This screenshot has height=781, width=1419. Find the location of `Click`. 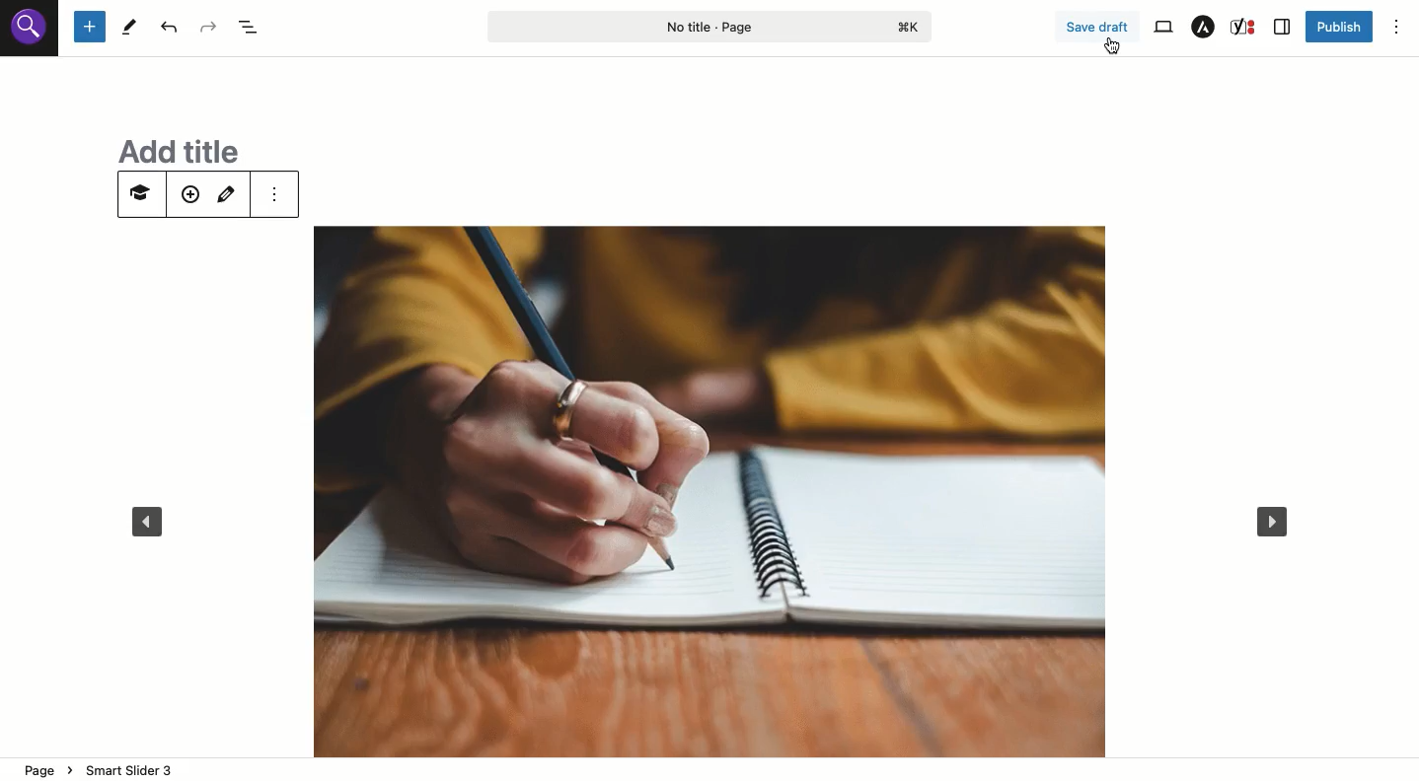

Click is located at coordinates (1112, 43).